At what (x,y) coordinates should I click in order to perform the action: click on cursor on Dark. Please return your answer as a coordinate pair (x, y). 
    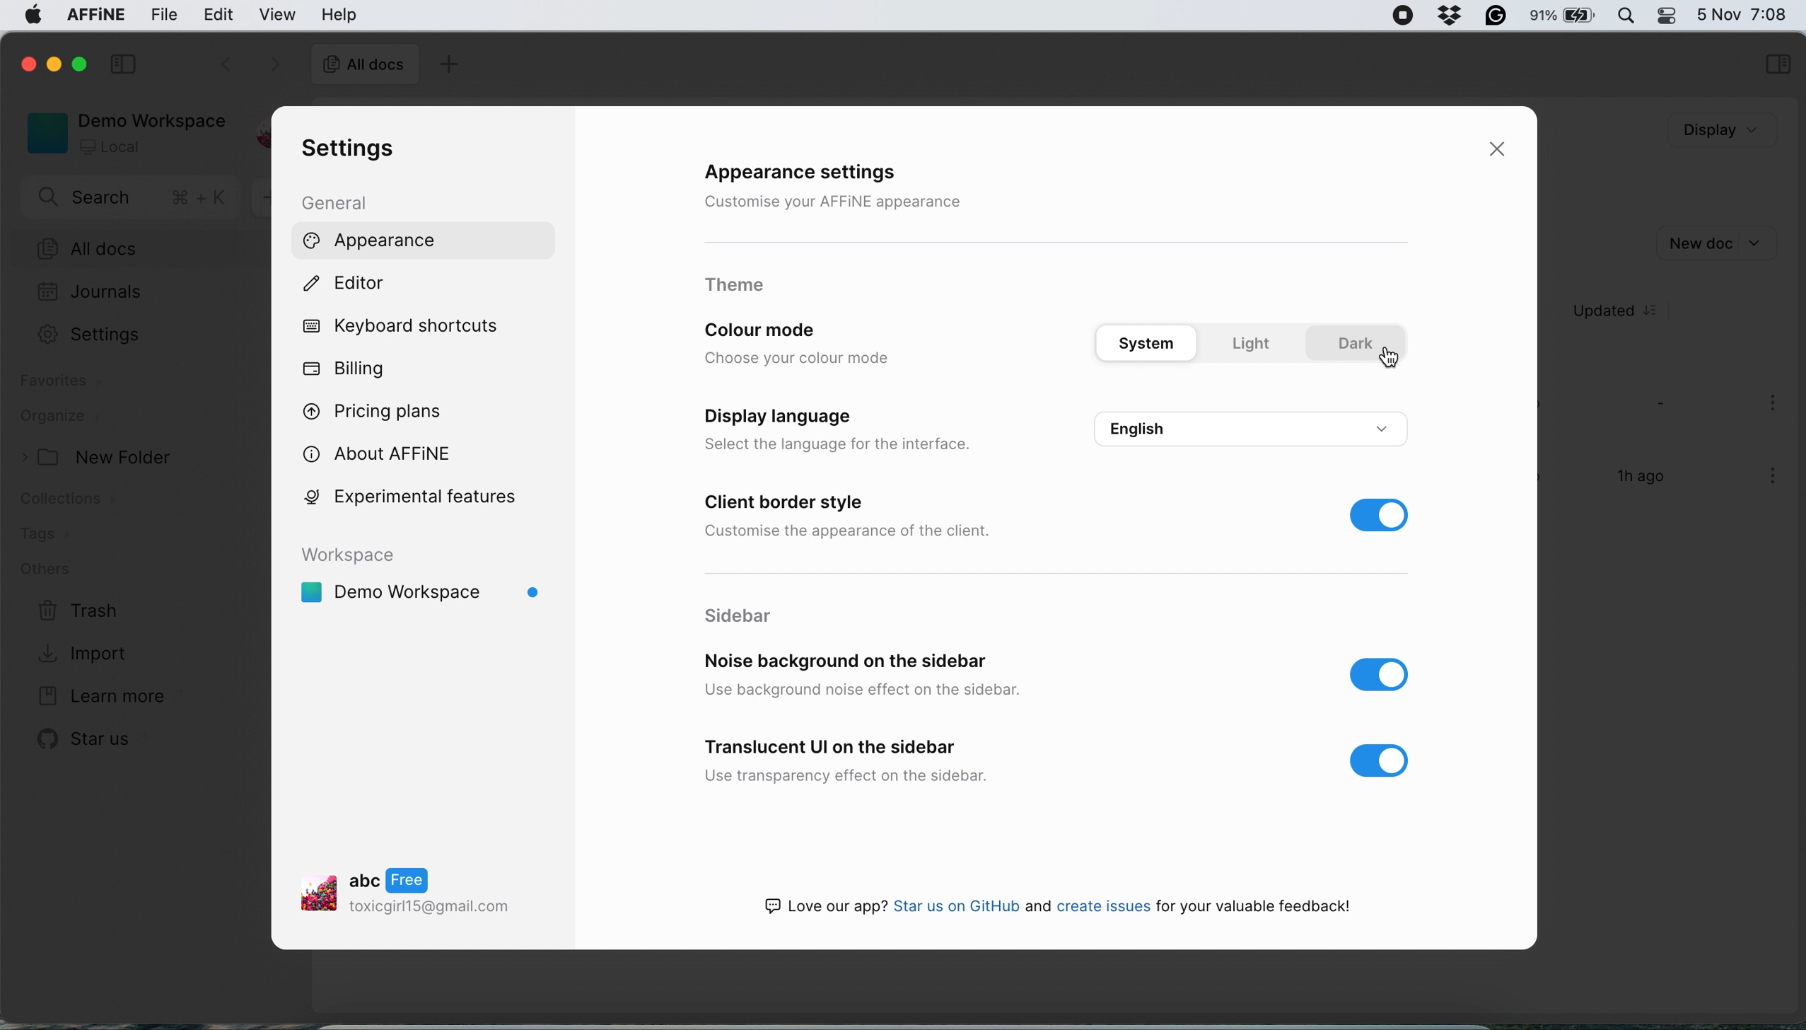
    Looking at the image, I should click on (1386, 357).